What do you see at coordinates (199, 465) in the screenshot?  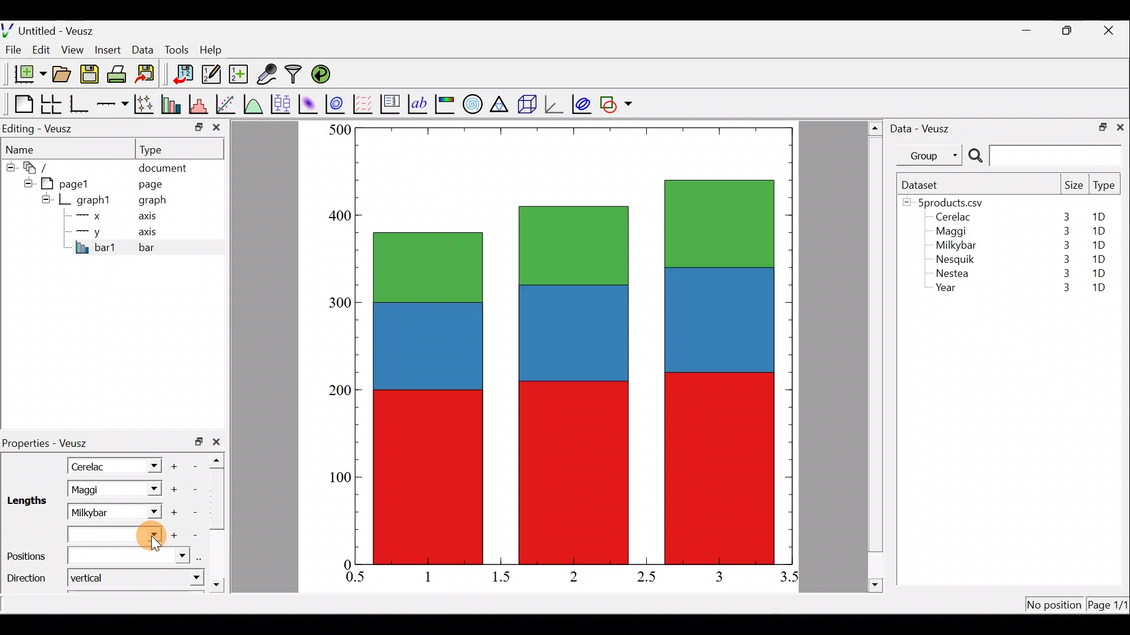 I see `Remove item` at bounding box center [199, 465].